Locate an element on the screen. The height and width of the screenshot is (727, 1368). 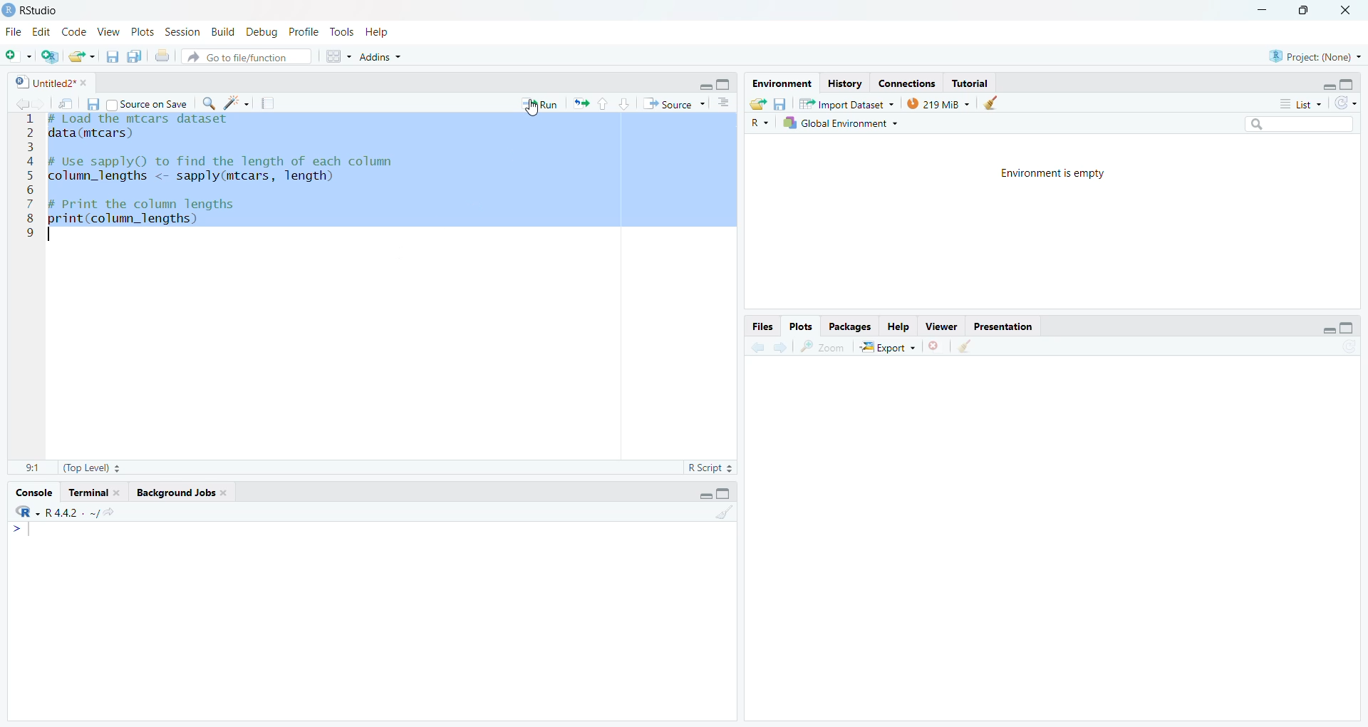
Global Environment is located at coordinates (840, 123).